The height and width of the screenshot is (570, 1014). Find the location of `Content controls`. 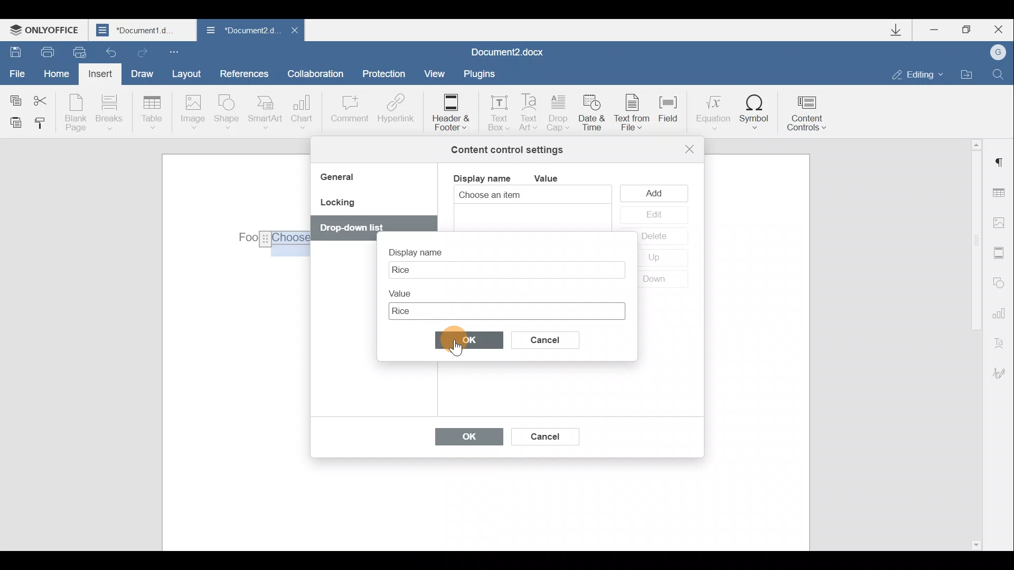

Content controls is located at coordinates (811, 110).